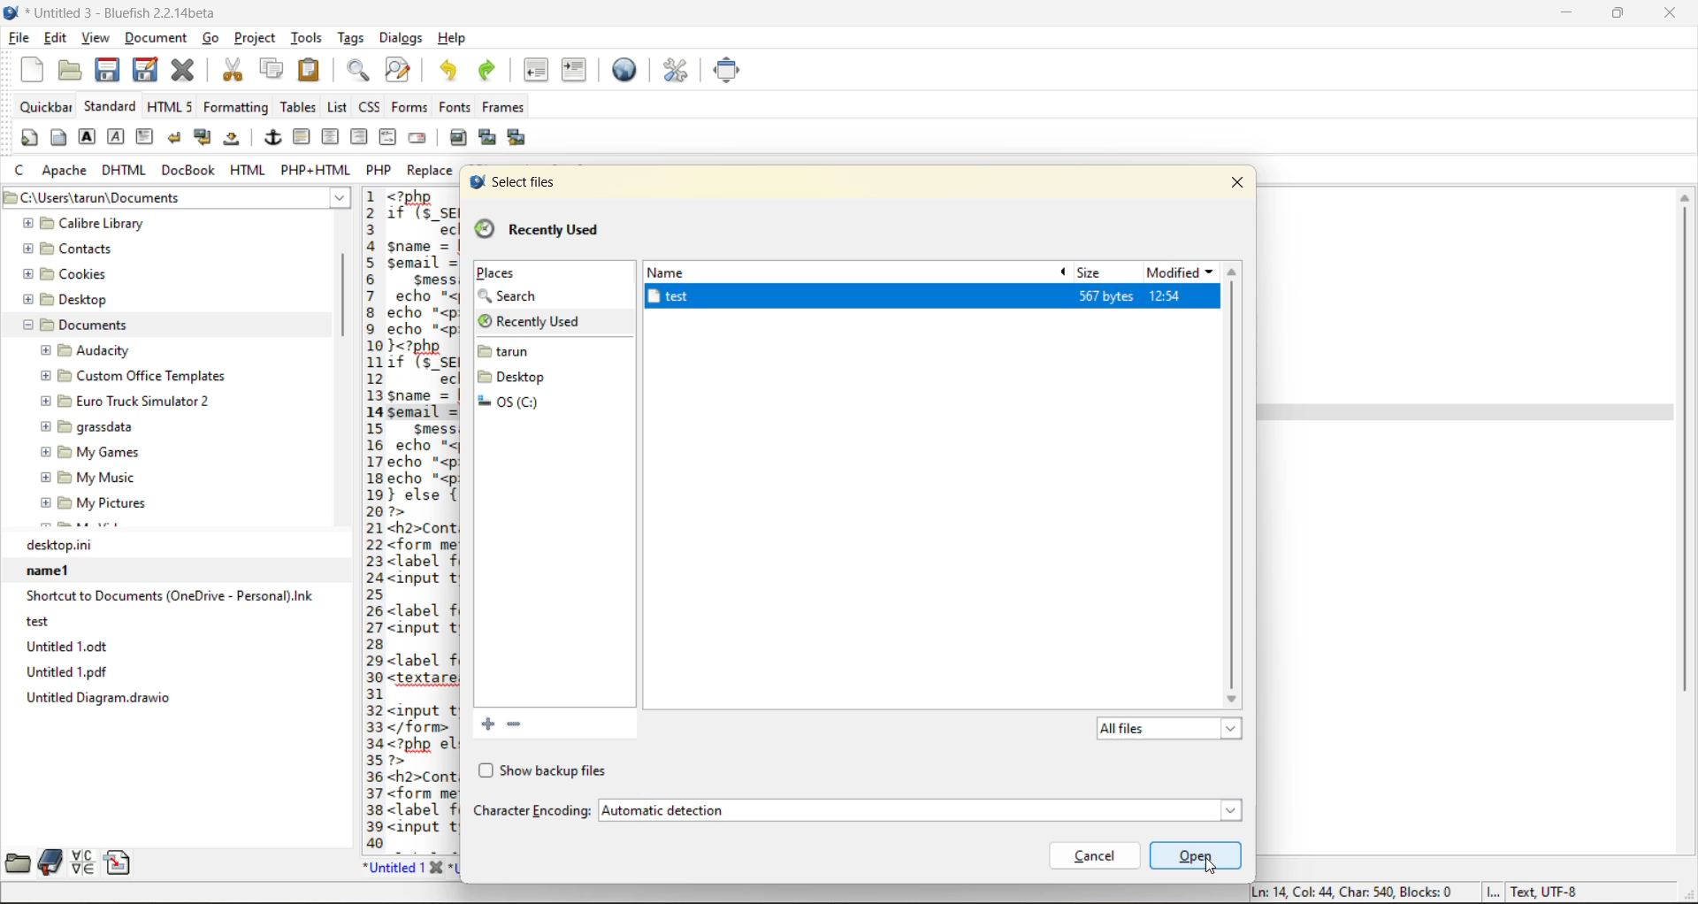 Image resolution: width=1698 pixels, height=904 pixels. What do you see at coordinates (296, 107) in the screenshot?
I see `tables` at bounding box center [296, 107].